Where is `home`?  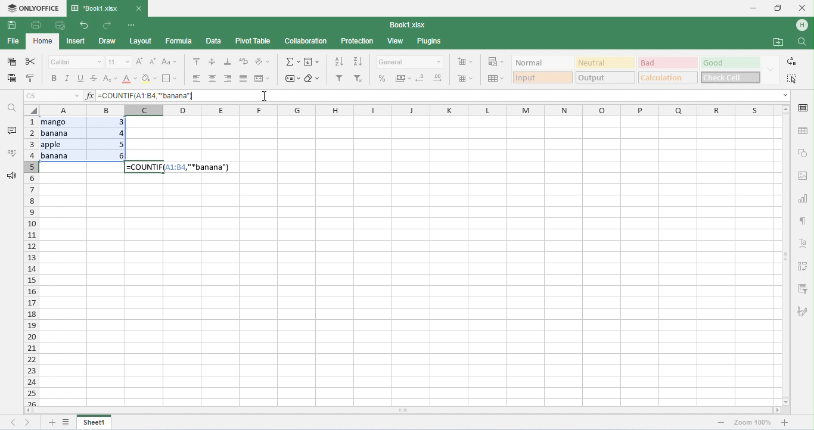 home is located at coordinates (44, 42).